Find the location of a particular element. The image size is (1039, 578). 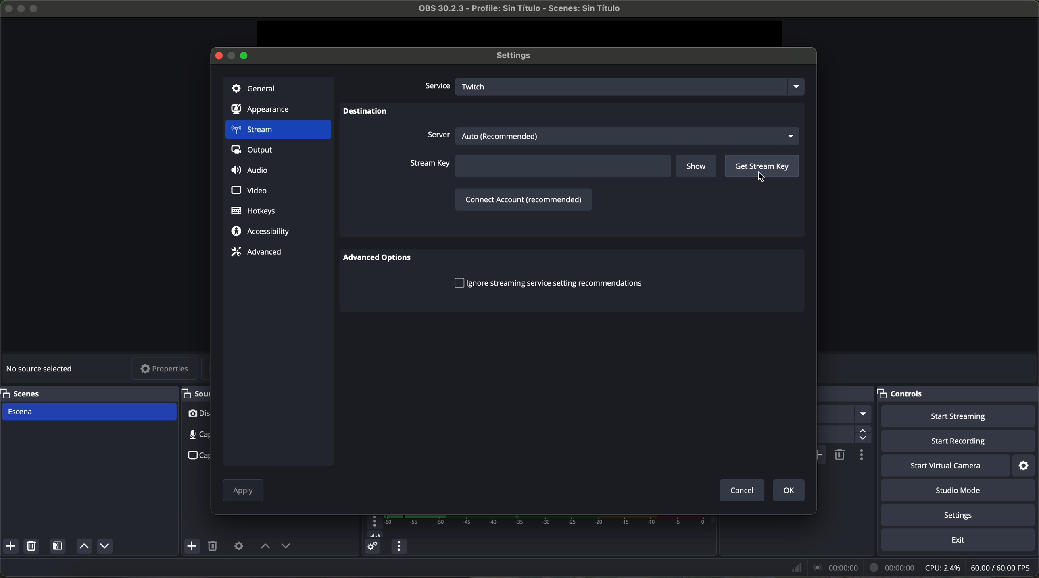

server options is located at coordinates (611, 135).